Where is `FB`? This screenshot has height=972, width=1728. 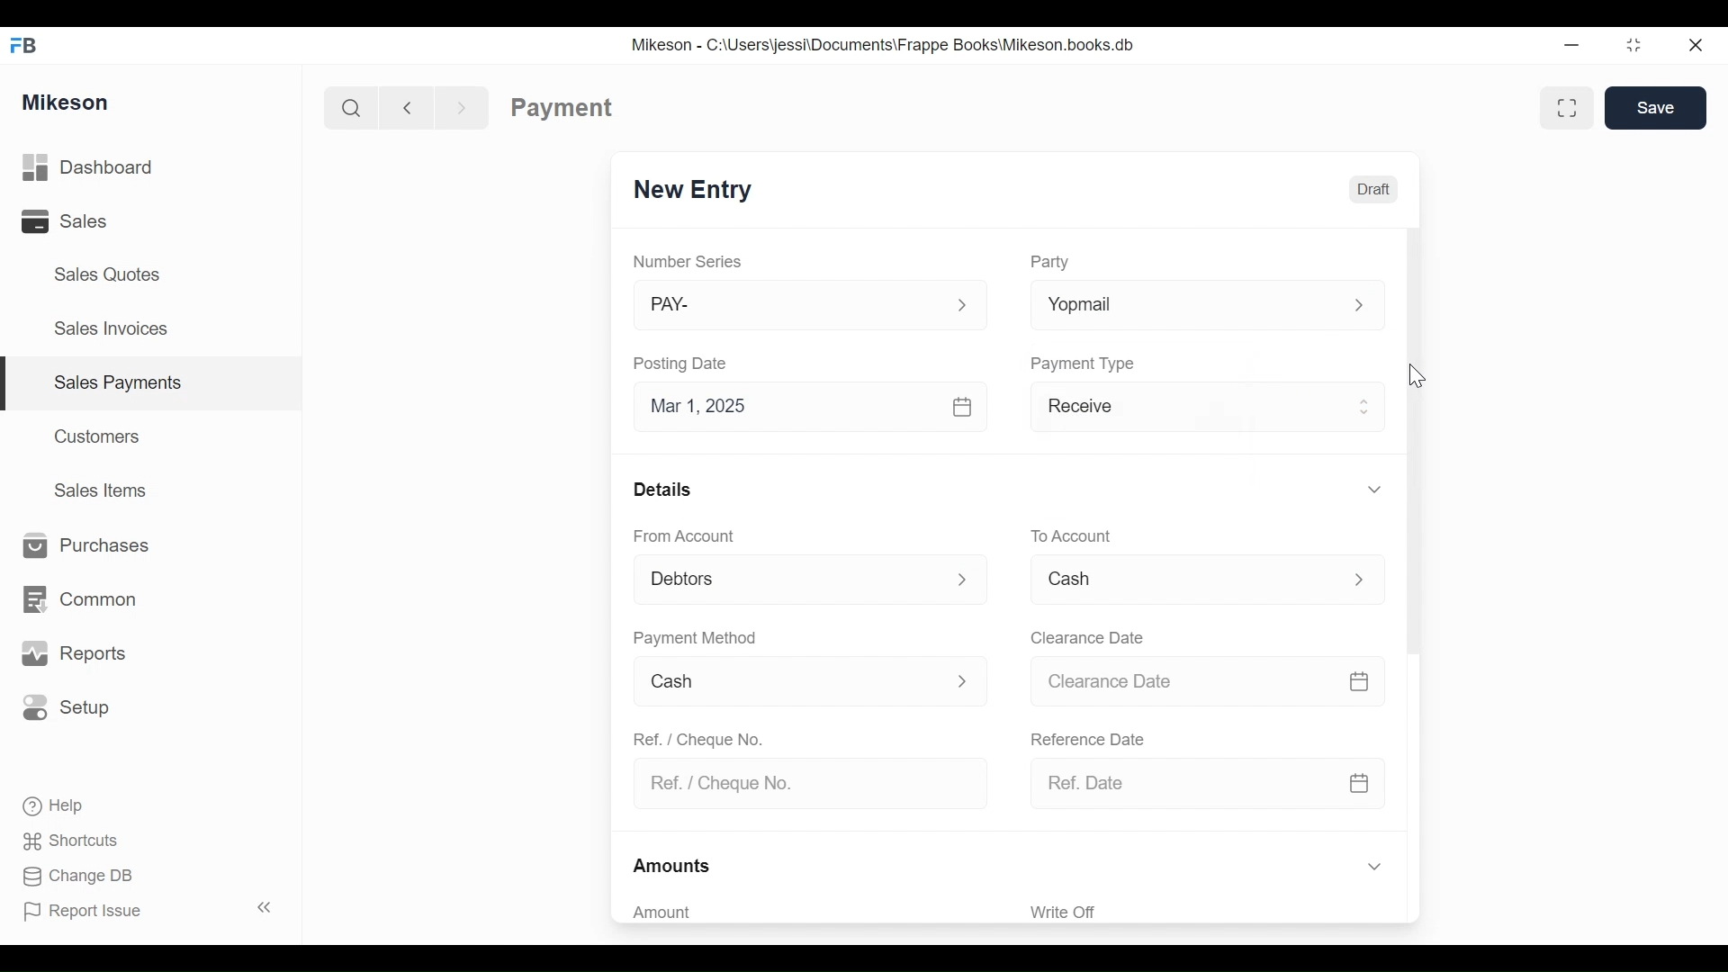 FB is located at coordinates (29, 42).